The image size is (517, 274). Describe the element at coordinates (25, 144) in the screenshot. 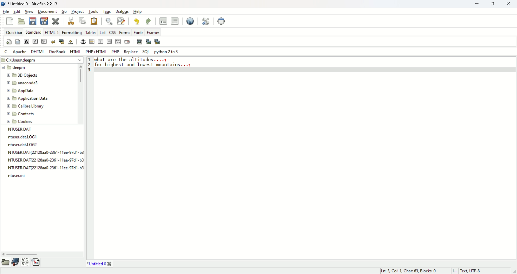

I see `file name` at that location.